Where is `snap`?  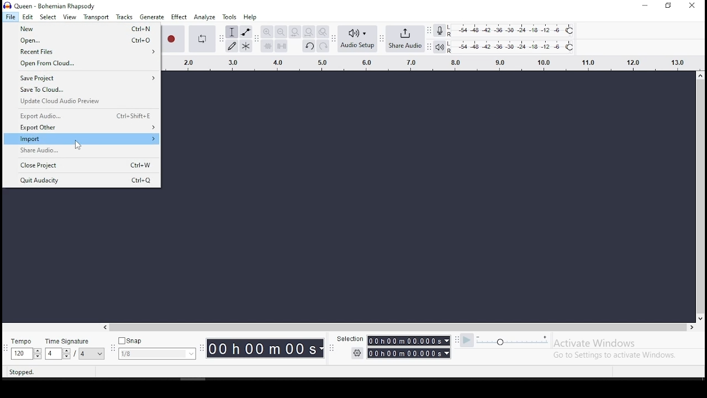
snap is located at coordinates (157, 349).